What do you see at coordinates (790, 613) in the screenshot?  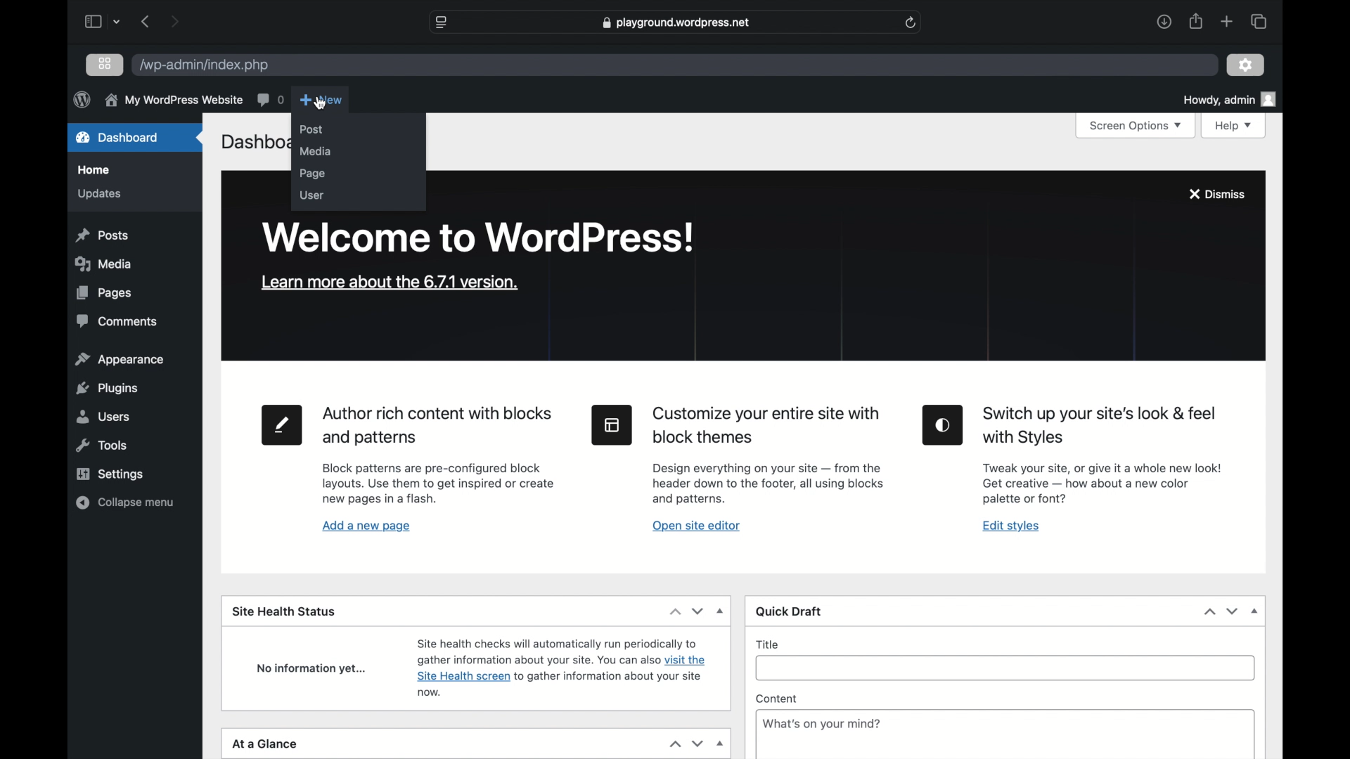 I see `quick draft` at bounding box center [790, 613].